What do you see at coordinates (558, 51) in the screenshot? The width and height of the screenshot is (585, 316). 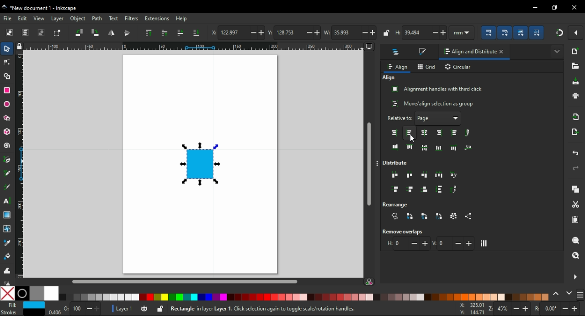 I see `show` at bounding box center [558, 51].